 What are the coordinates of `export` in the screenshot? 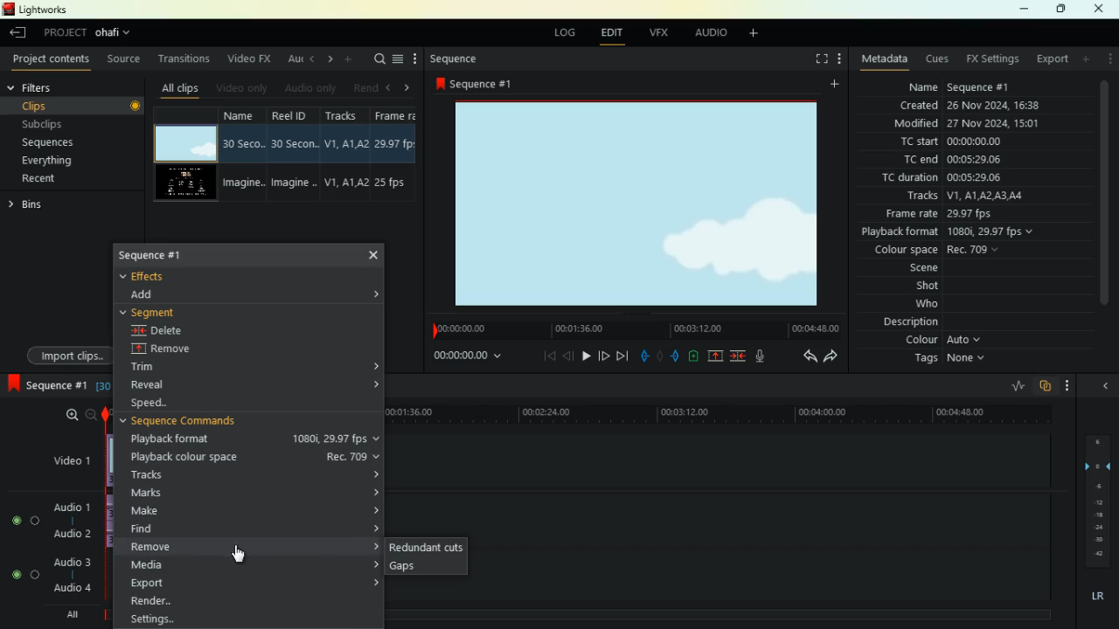 It's located at (1050, 61).